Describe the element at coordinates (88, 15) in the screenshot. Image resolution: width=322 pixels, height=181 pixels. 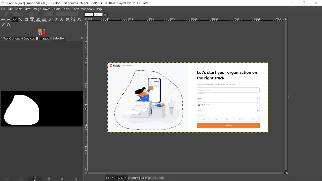
I see `Other tab` at that location.